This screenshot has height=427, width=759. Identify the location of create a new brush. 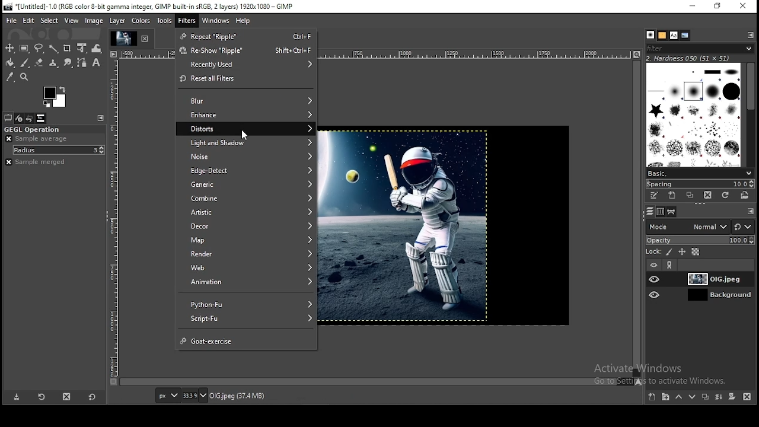
(672, 196).